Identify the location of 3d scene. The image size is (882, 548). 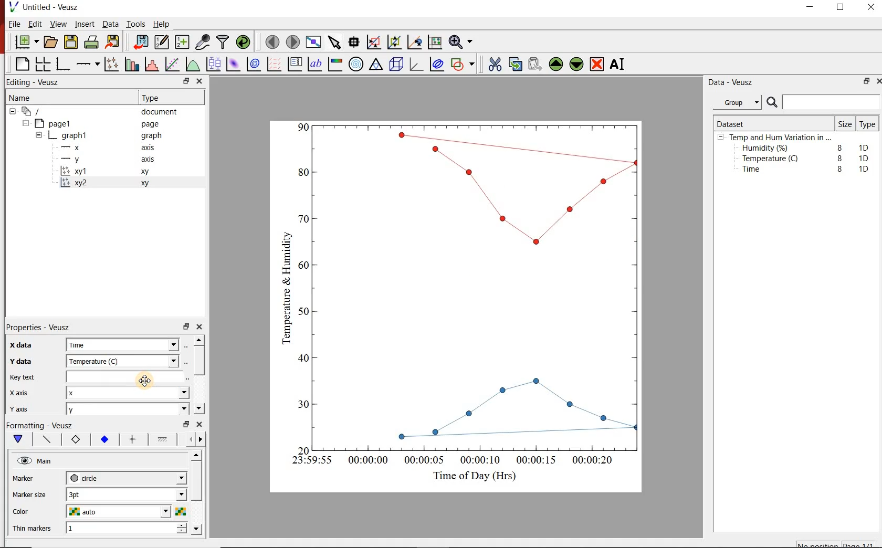
(397, 66).